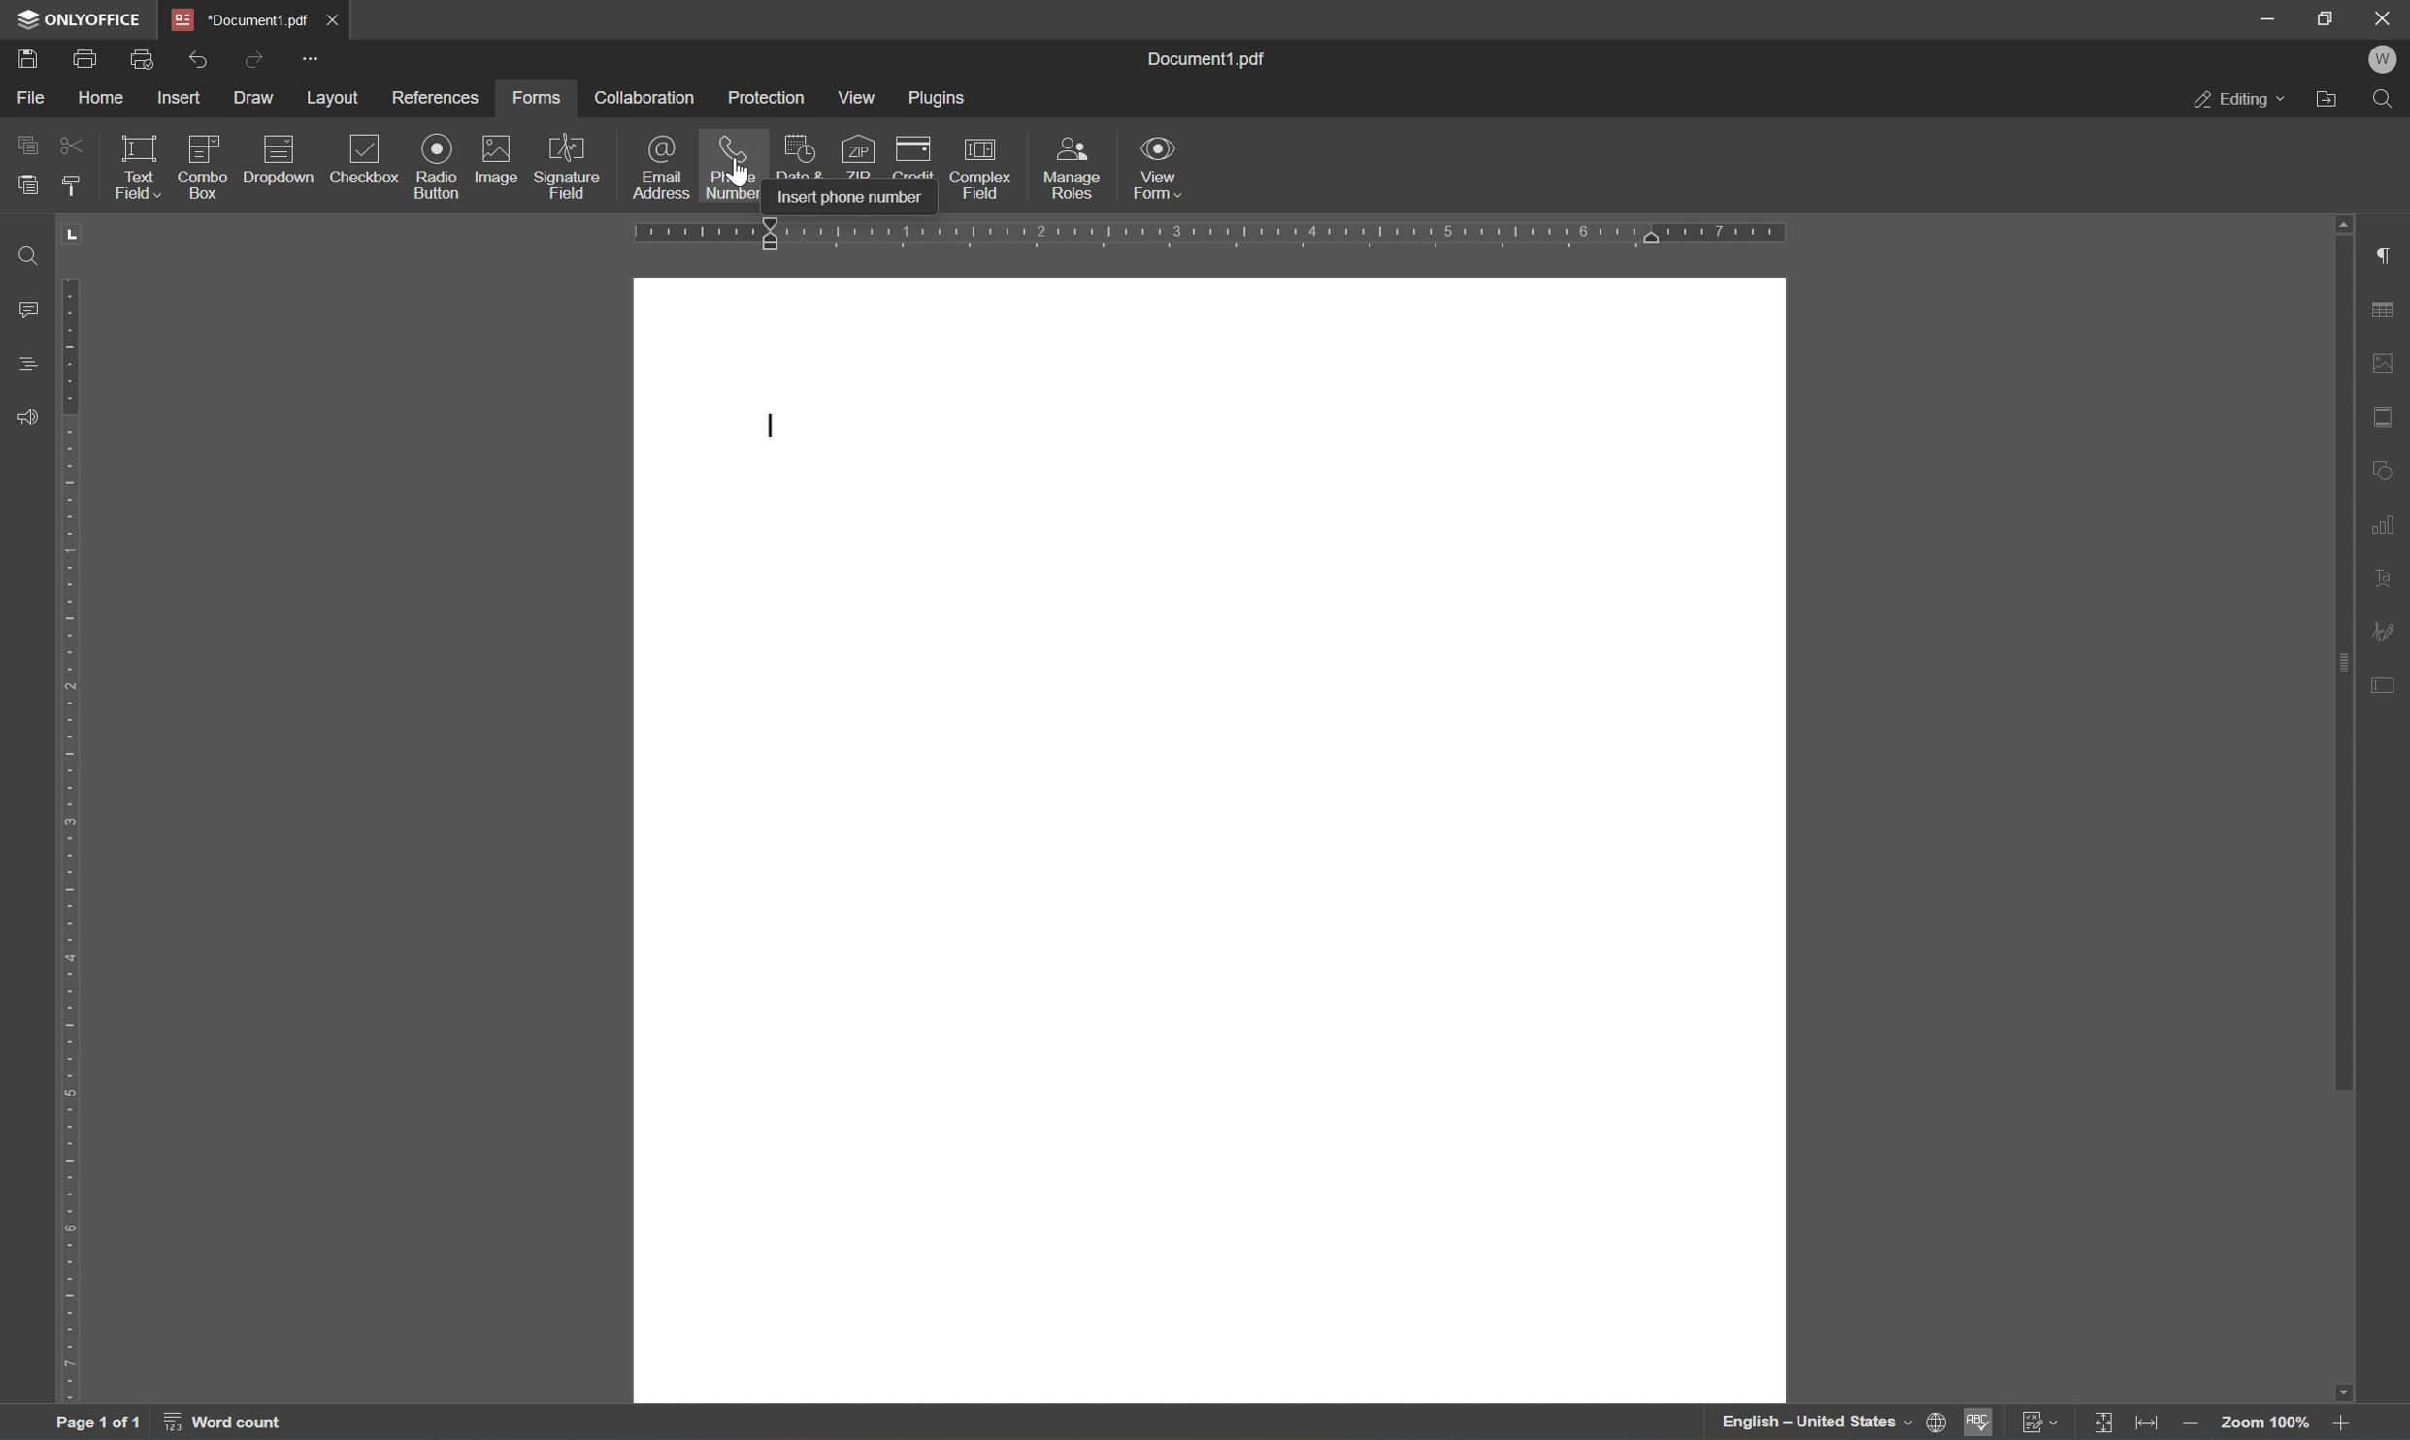 The image size is (2410, 1440). I want to click on editing, so click(2239, 99).